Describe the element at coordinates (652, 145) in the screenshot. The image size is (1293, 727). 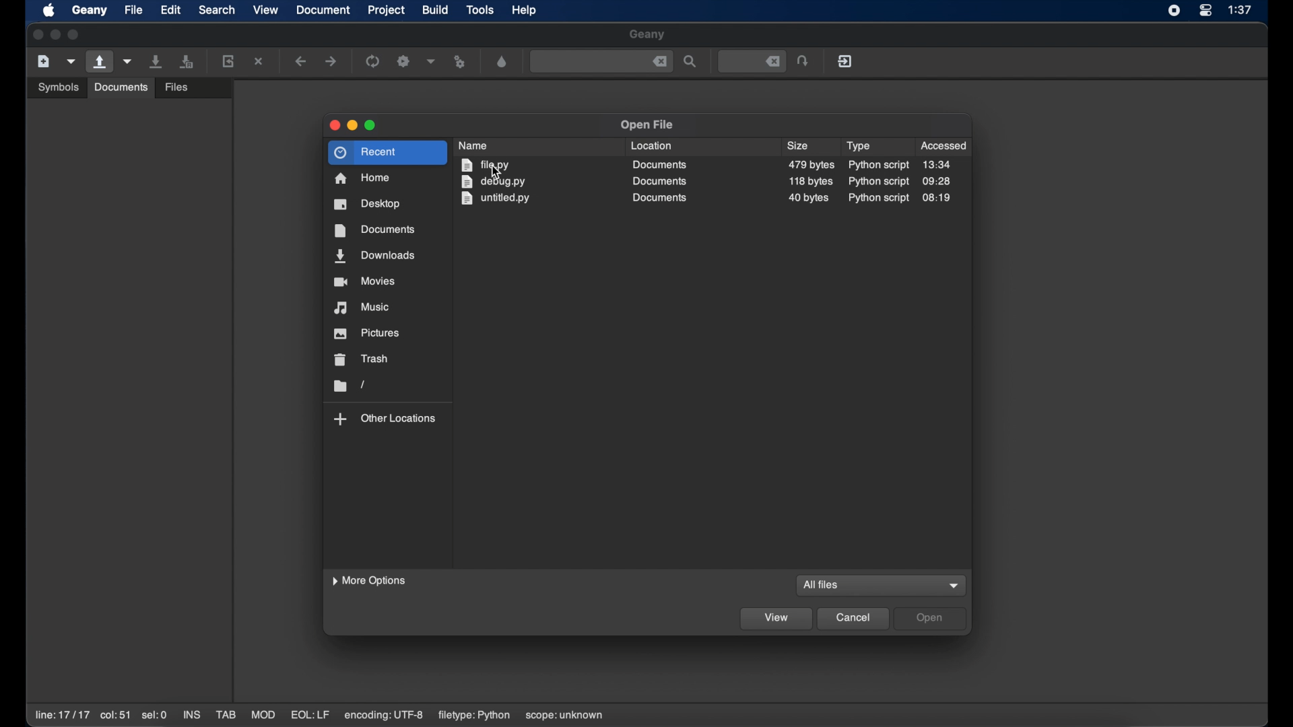
I see `location` at that location.